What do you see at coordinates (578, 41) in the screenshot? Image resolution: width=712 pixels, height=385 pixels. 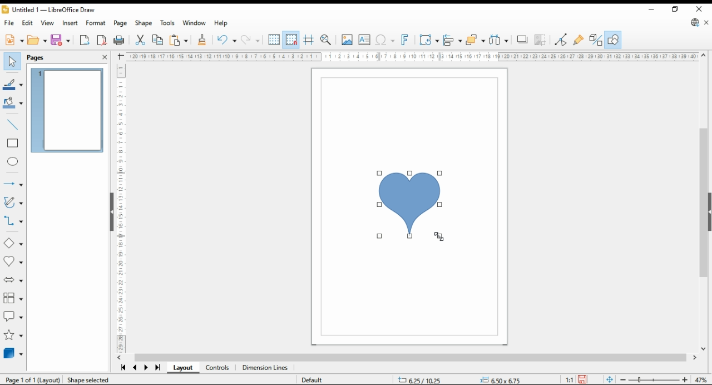 I see `show gluepoint functions` at bounding box center [578, 41].